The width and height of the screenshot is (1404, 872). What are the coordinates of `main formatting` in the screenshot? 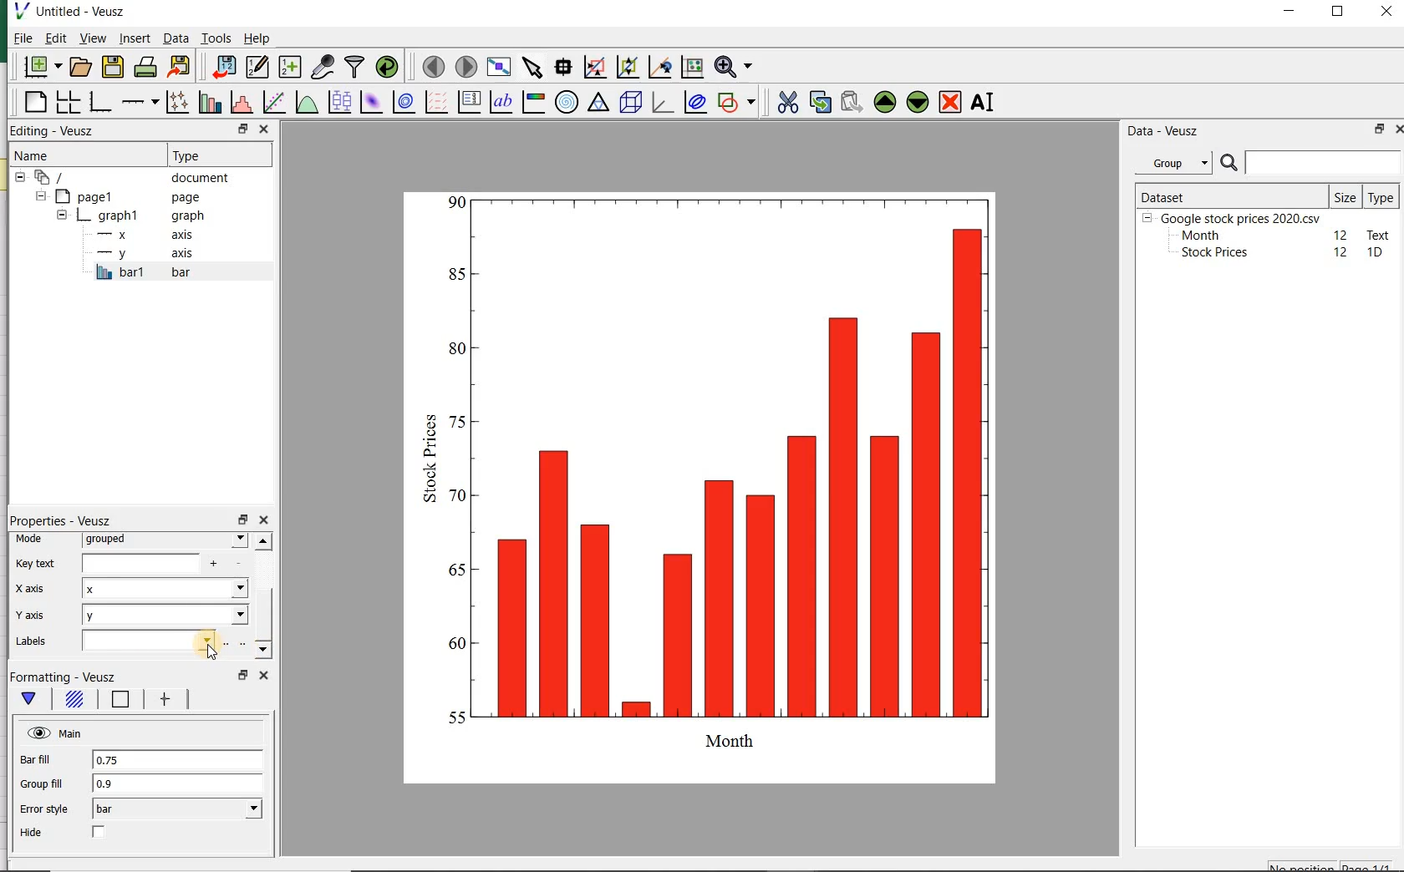 It's located at (30, 698).